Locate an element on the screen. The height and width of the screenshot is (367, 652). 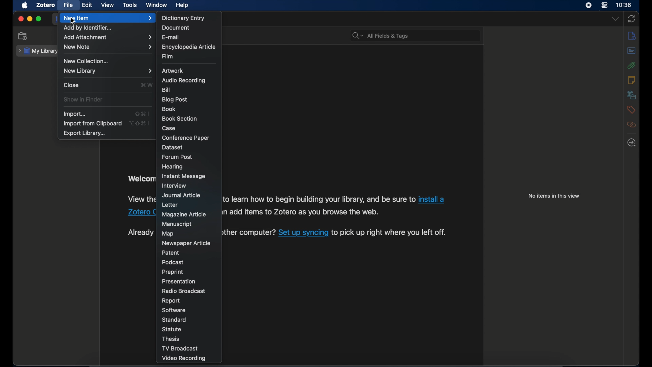
new collection is located at coordinates (23, 36).